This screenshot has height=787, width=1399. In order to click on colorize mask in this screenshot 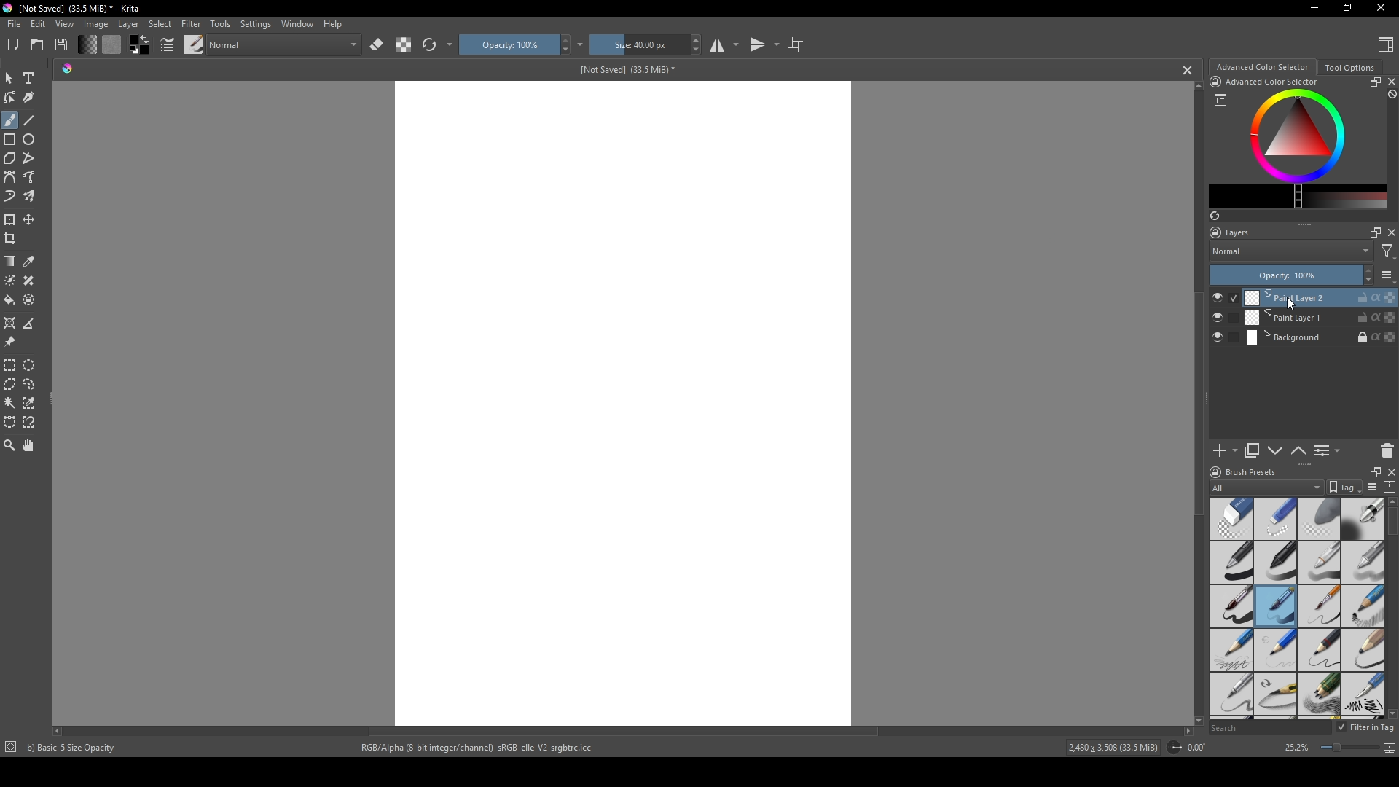, I will do `click(10, 280)`.